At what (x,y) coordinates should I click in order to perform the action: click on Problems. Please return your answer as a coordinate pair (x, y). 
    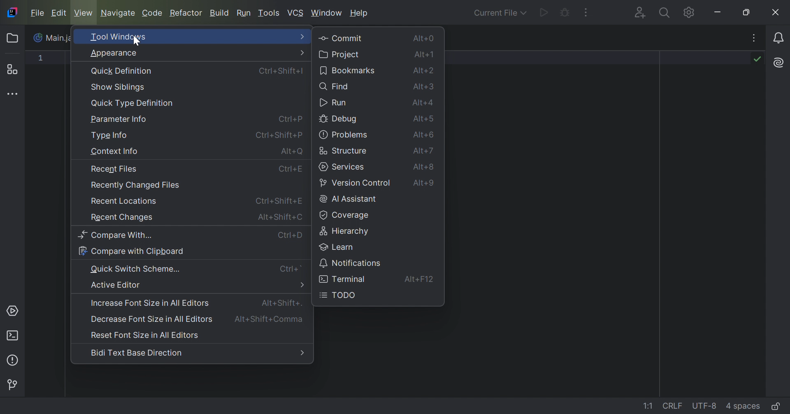
    Looking at the image, I should click on (14, 359).